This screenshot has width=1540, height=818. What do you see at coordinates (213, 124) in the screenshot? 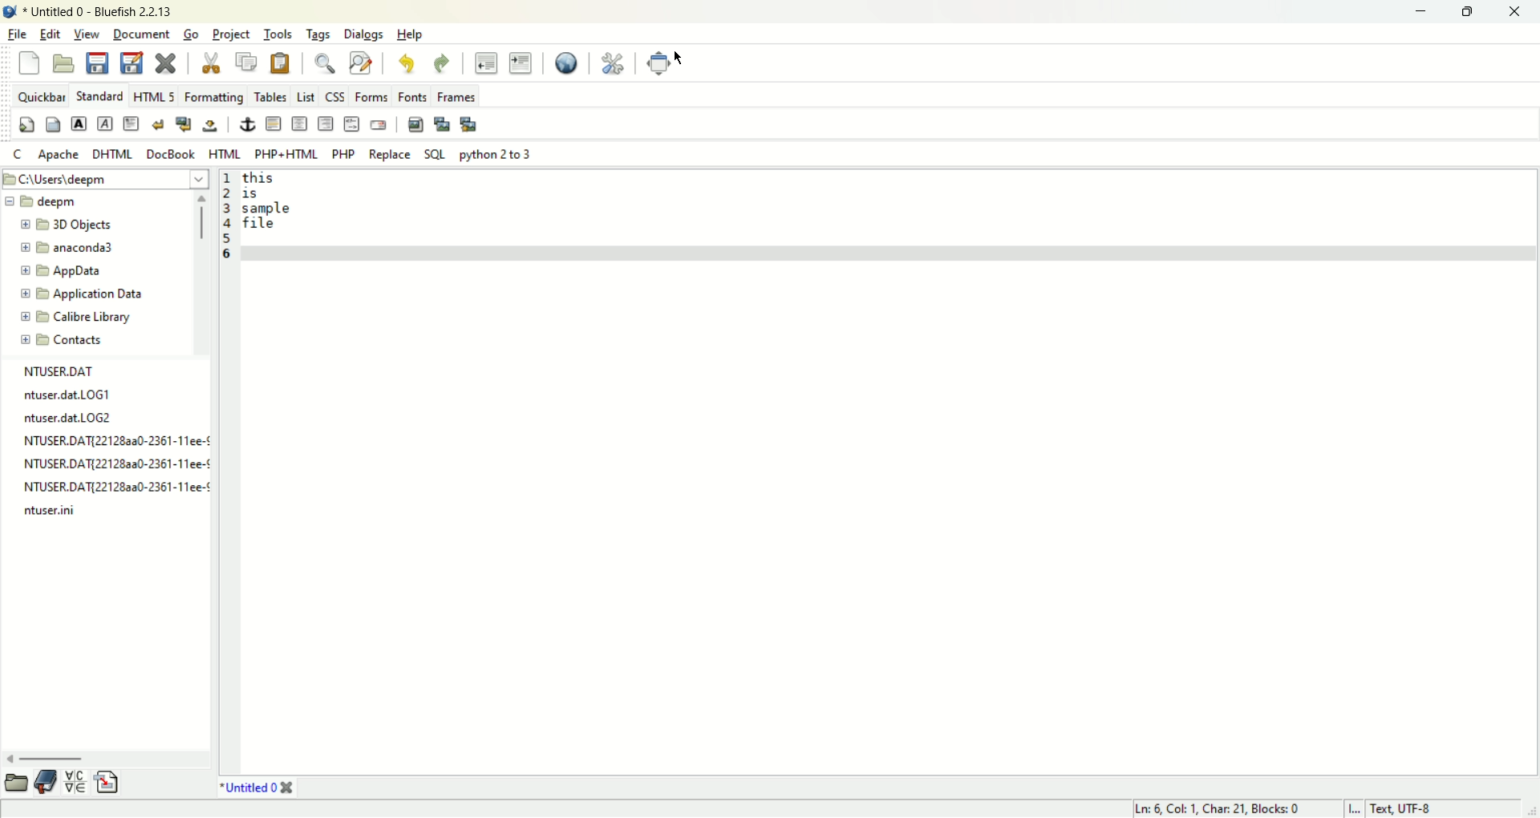
I see `non breaking space` at bounding box center [213, 124].